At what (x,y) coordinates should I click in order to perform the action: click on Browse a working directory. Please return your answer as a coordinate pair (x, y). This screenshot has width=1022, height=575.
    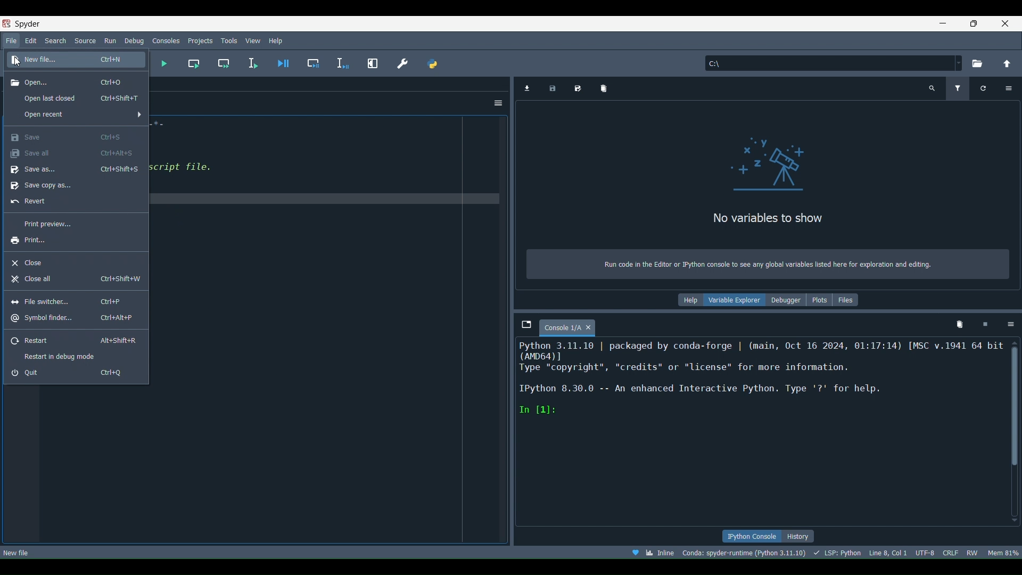
    Looking at the image, I should click on (978, 64).